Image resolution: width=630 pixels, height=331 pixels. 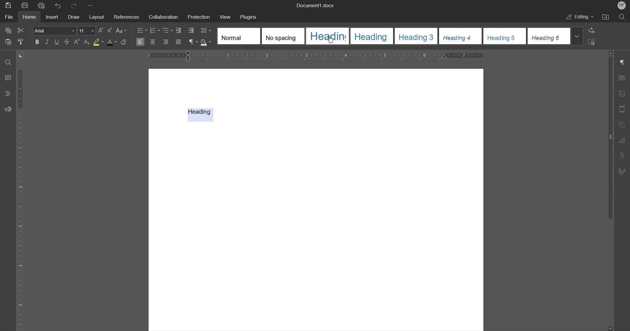 I want to click on Centre Align, so click(x=154, y=42).